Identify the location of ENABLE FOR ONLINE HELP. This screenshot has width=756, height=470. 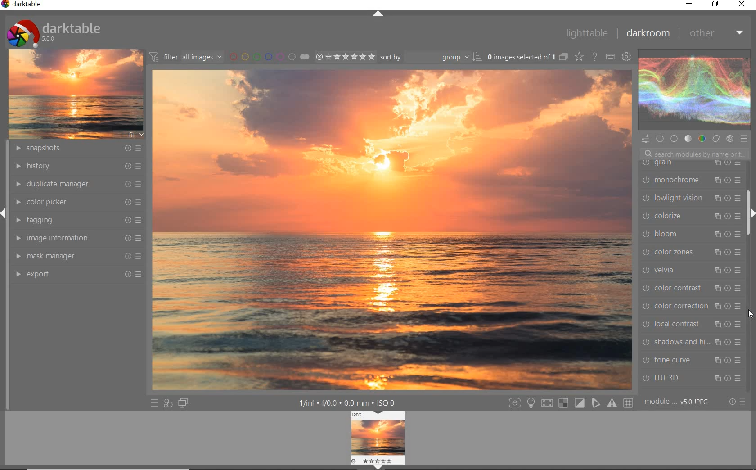
(596, 56).